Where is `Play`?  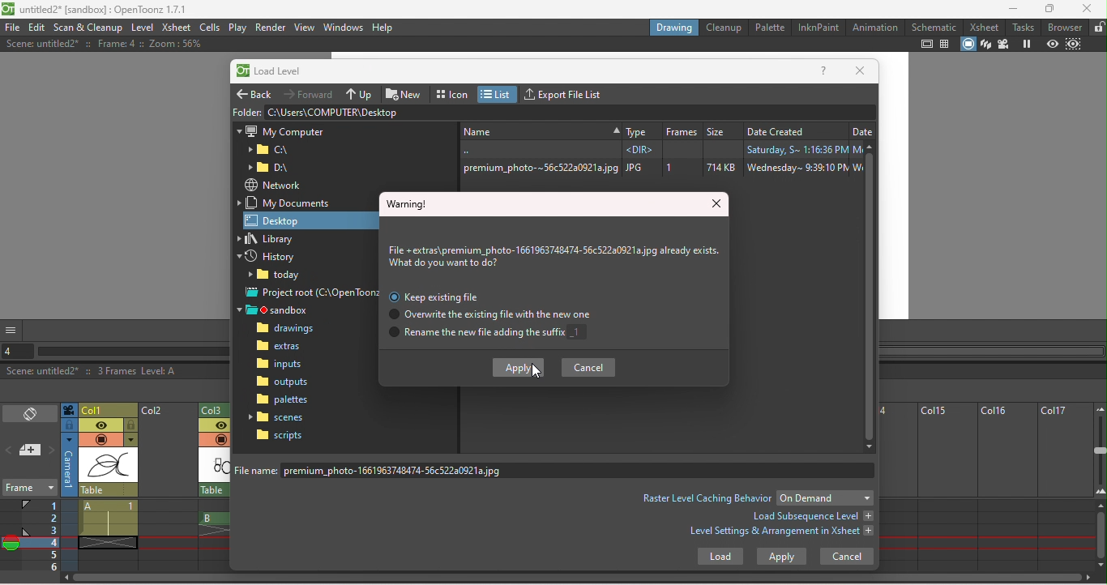
Play is located at coordinates (237, 28).